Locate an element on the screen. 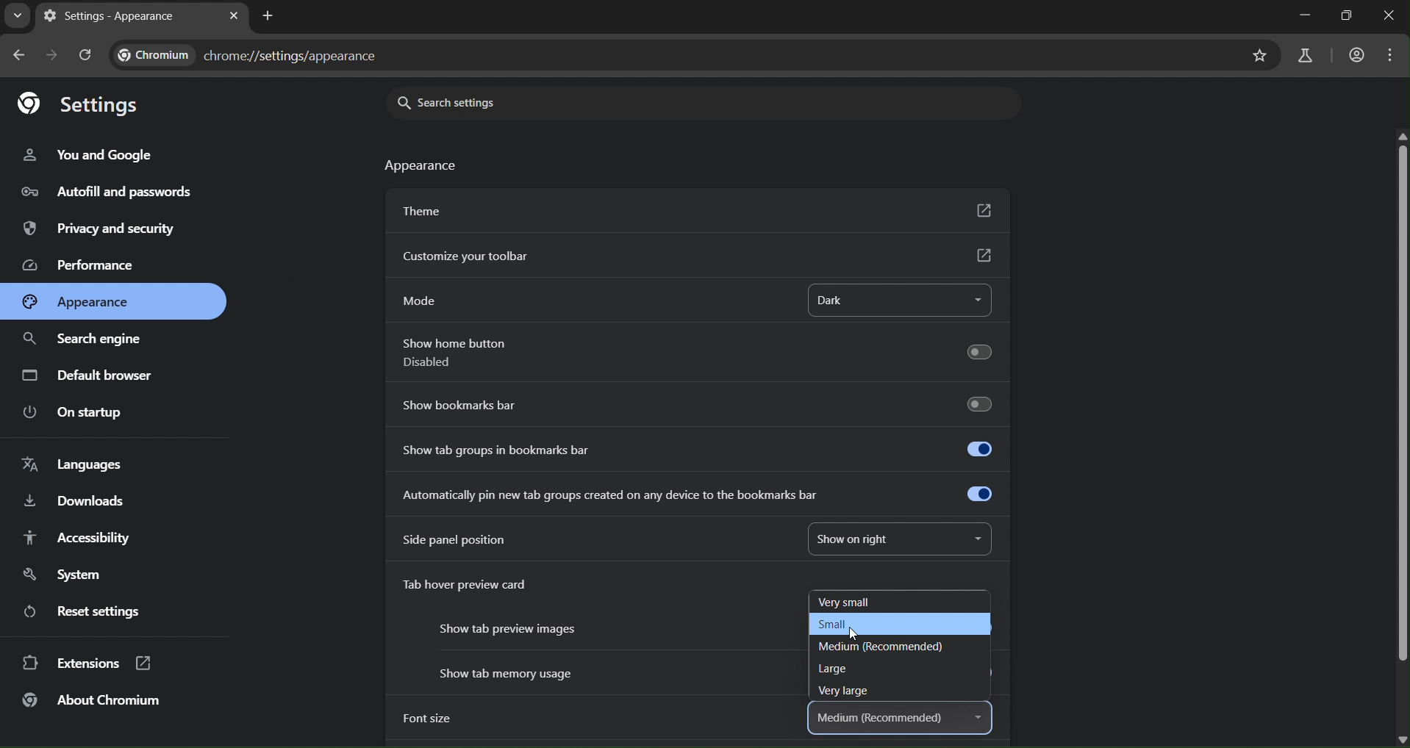 This screenshot has width=1410, height=748. show bookmarks bar is located at coordinates (697, 404).